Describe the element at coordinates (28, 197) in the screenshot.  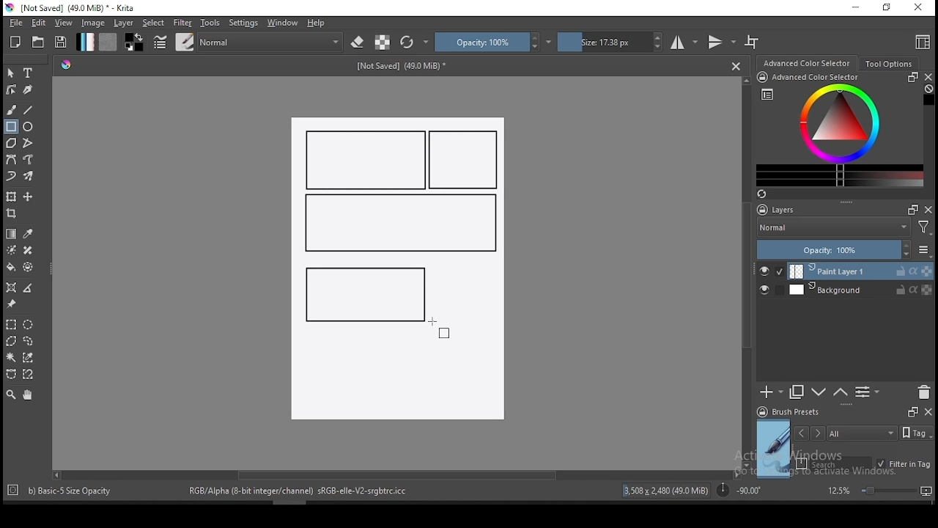
I see `move a layer` at that location.